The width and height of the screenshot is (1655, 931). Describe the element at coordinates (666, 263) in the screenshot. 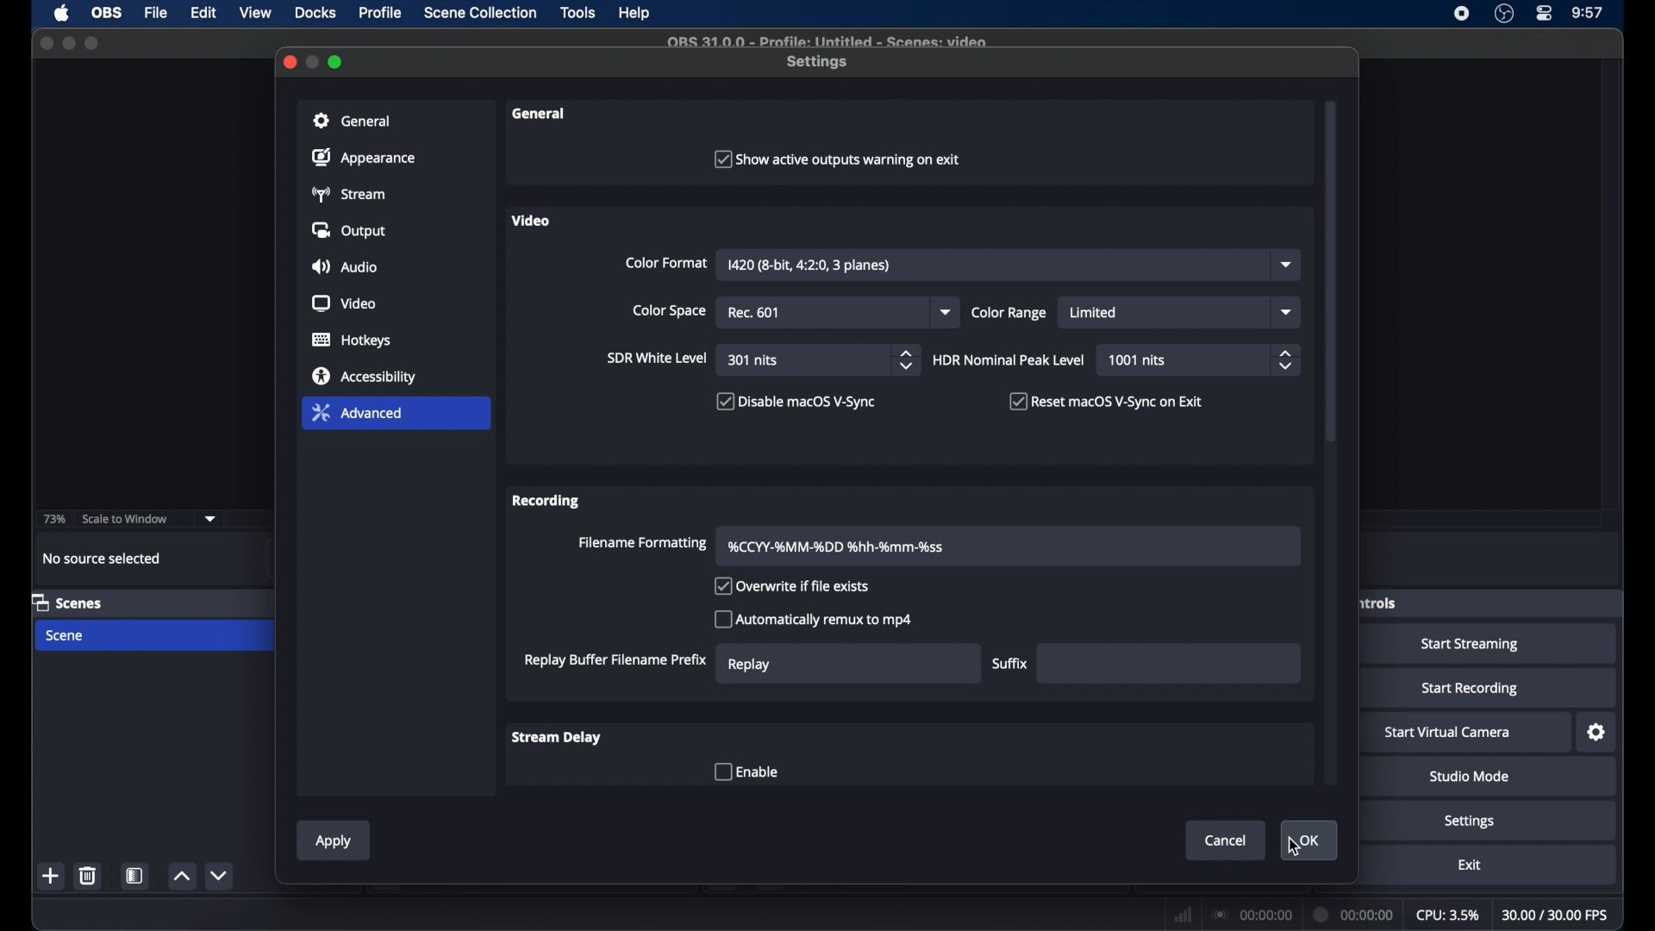

I see `color format` at that location.